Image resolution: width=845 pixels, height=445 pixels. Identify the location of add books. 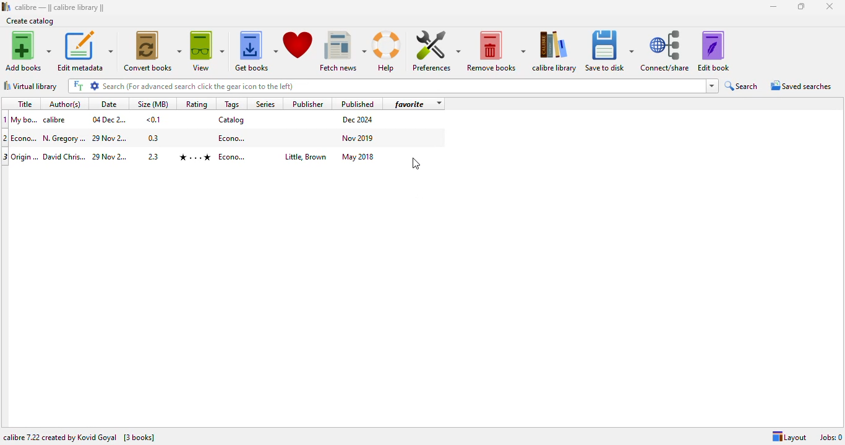
(28, 51).